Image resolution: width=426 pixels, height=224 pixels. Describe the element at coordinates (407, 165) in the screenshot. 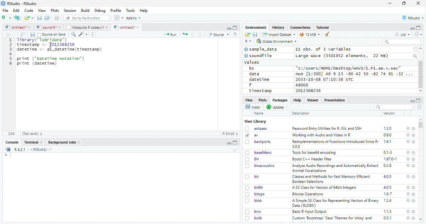

I see `help` at that location.